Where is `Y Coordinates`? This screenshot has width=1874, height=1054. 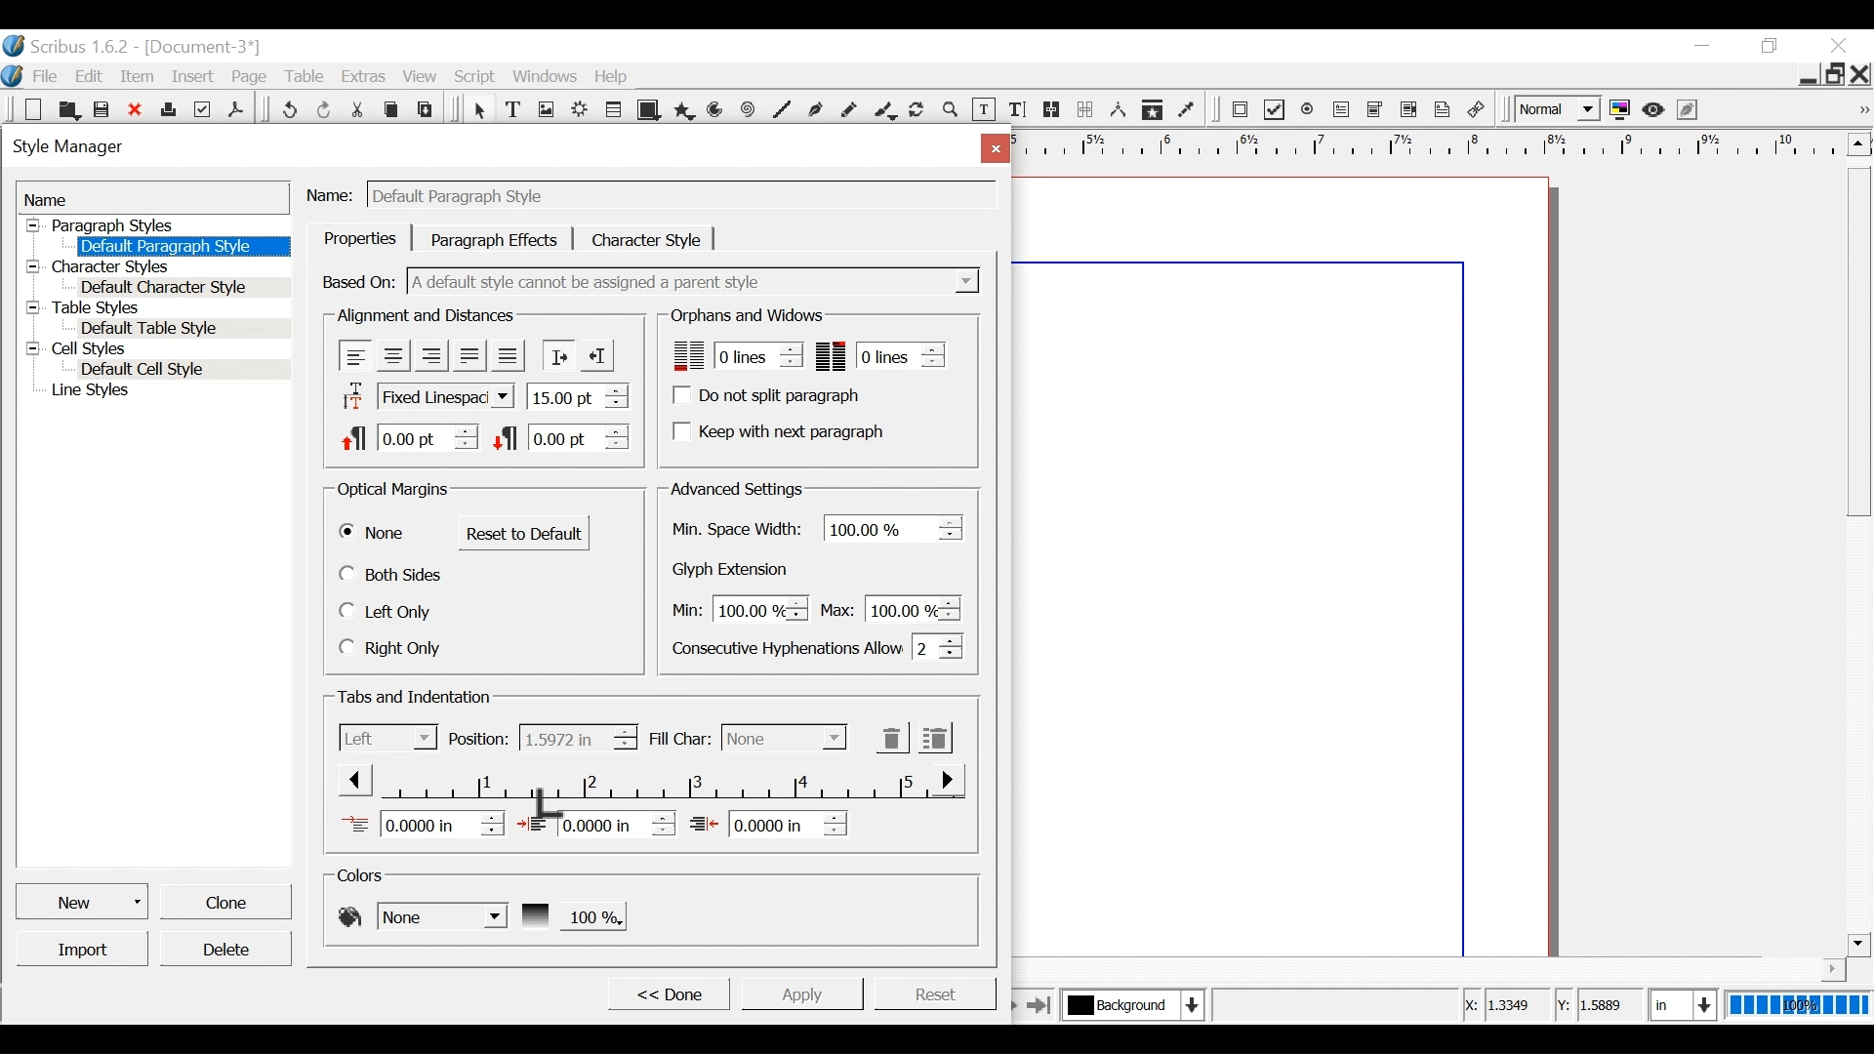
Y Coordinates is located at coordinates (1601, 1005).